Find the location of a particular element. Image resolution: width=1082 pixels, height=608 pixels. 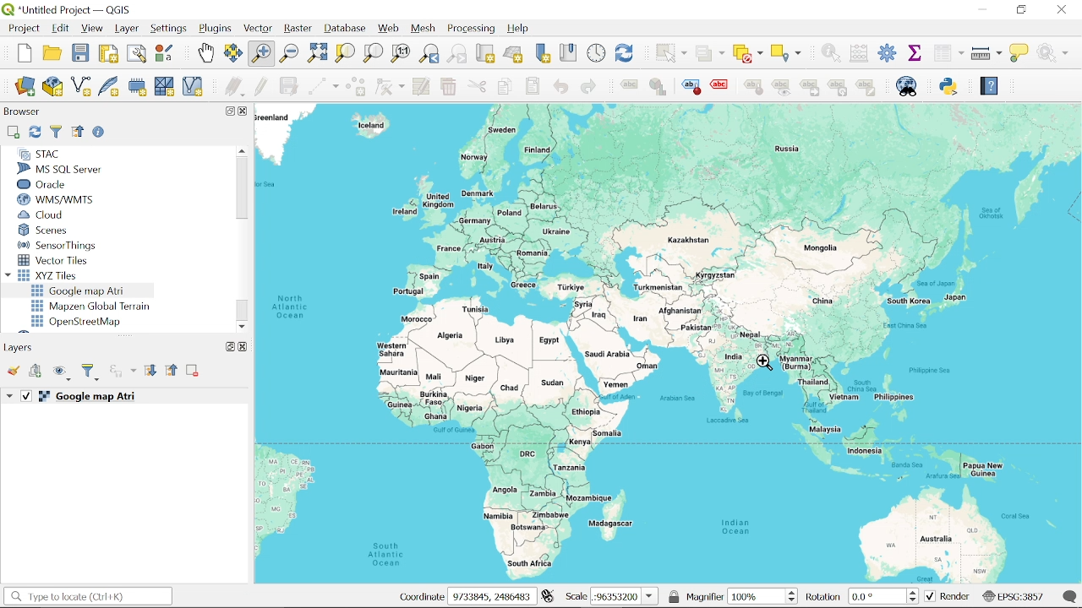

Mapzen Global Terrain is located at coordinates (90, 307).